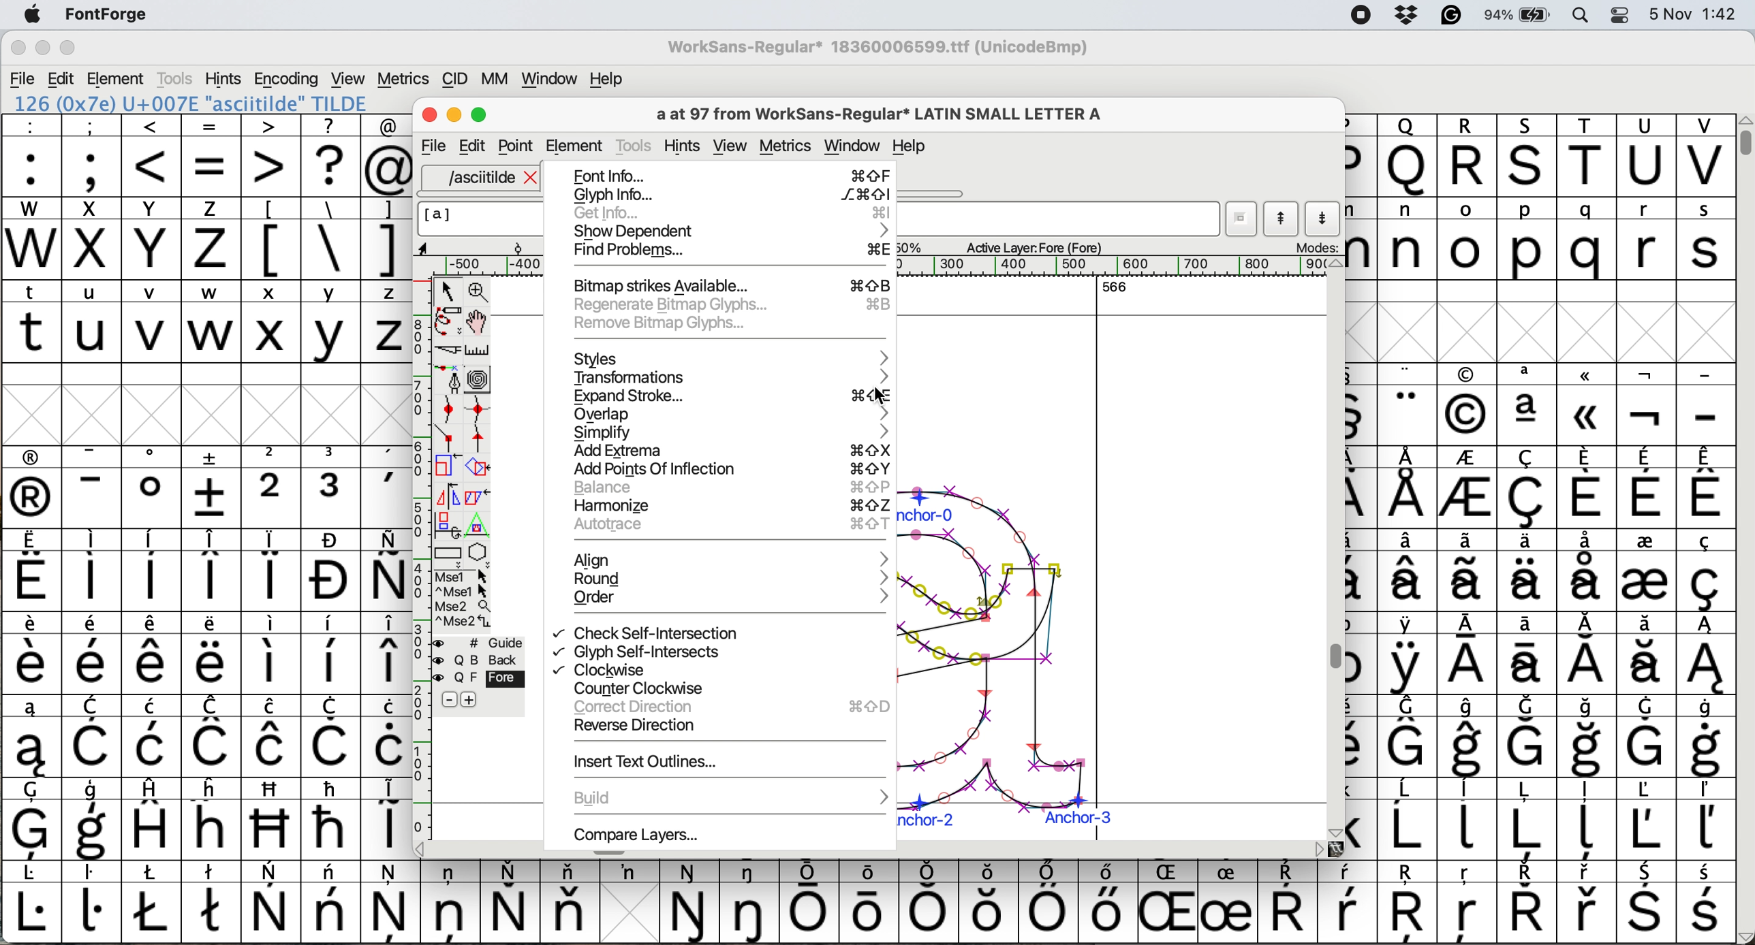  What do you see at coordinates (213, 570) in the screenshot?
I see `symbol` at bounding box center [213, 570].